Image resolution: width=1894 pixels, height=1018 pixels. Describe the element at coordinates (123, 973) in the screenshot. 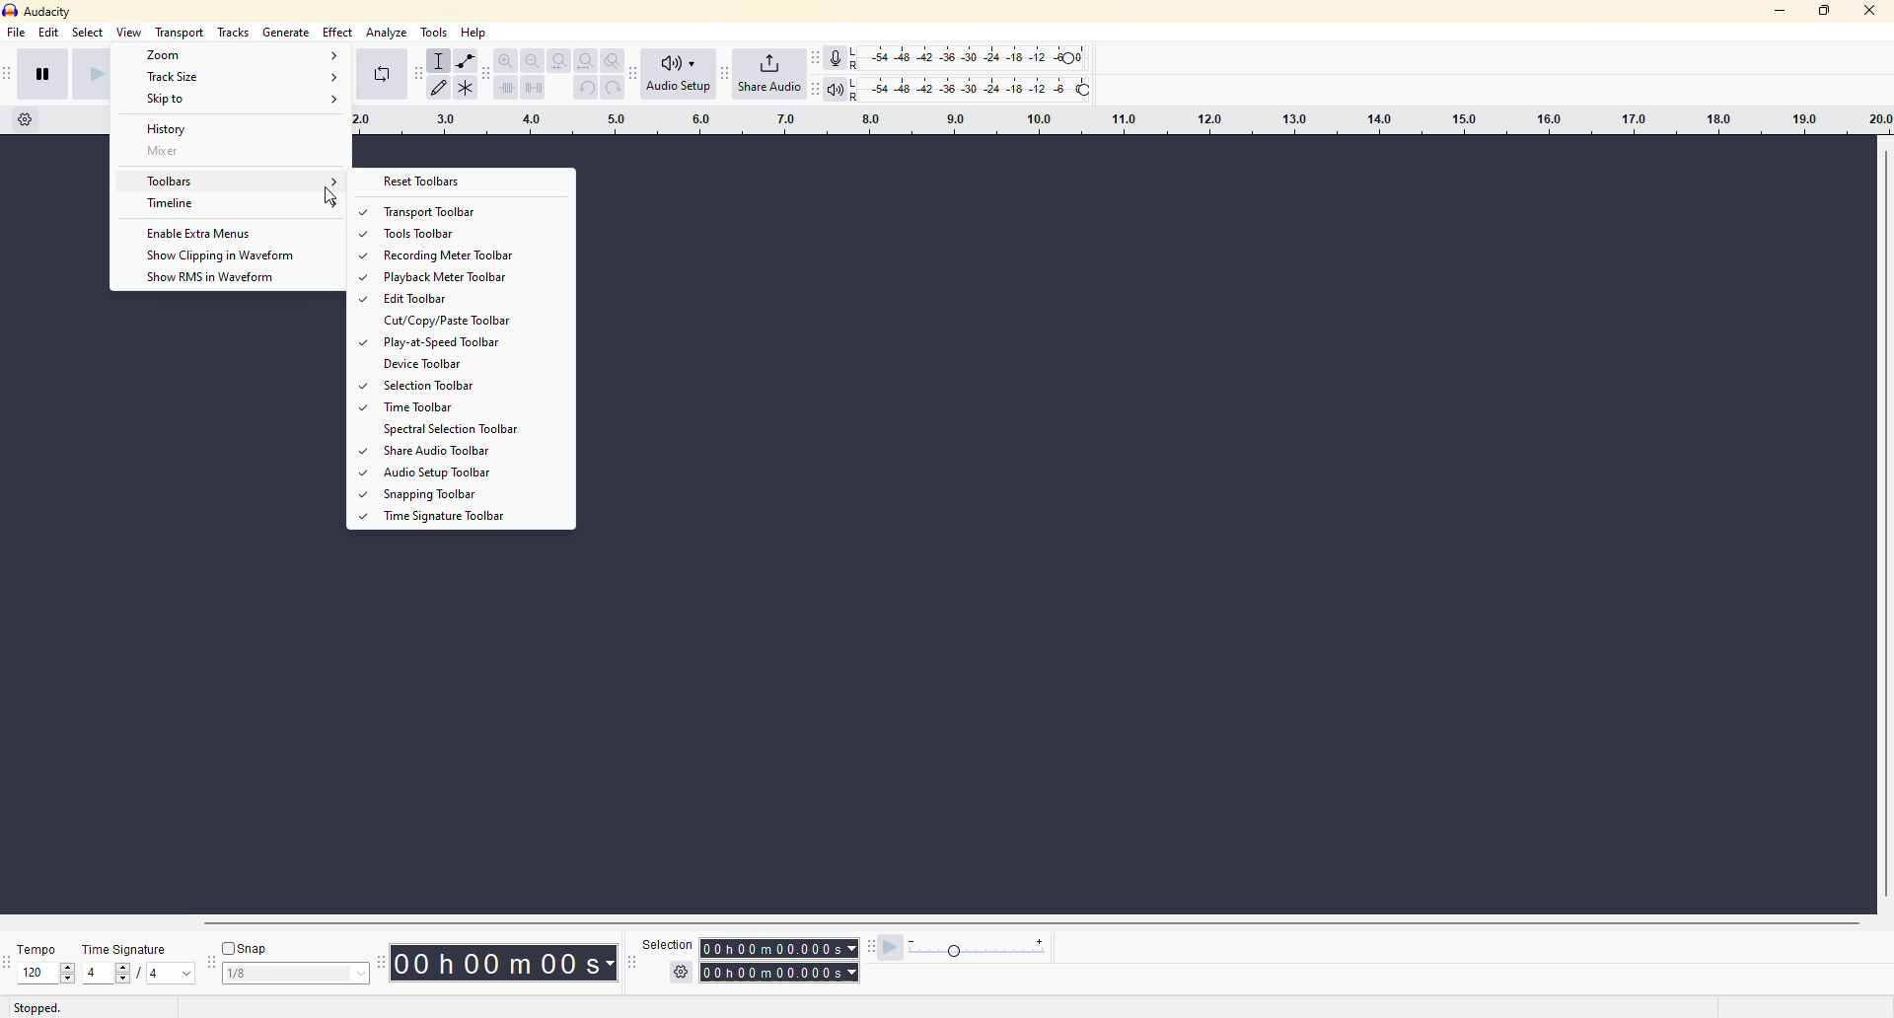

I see `values` at that location.